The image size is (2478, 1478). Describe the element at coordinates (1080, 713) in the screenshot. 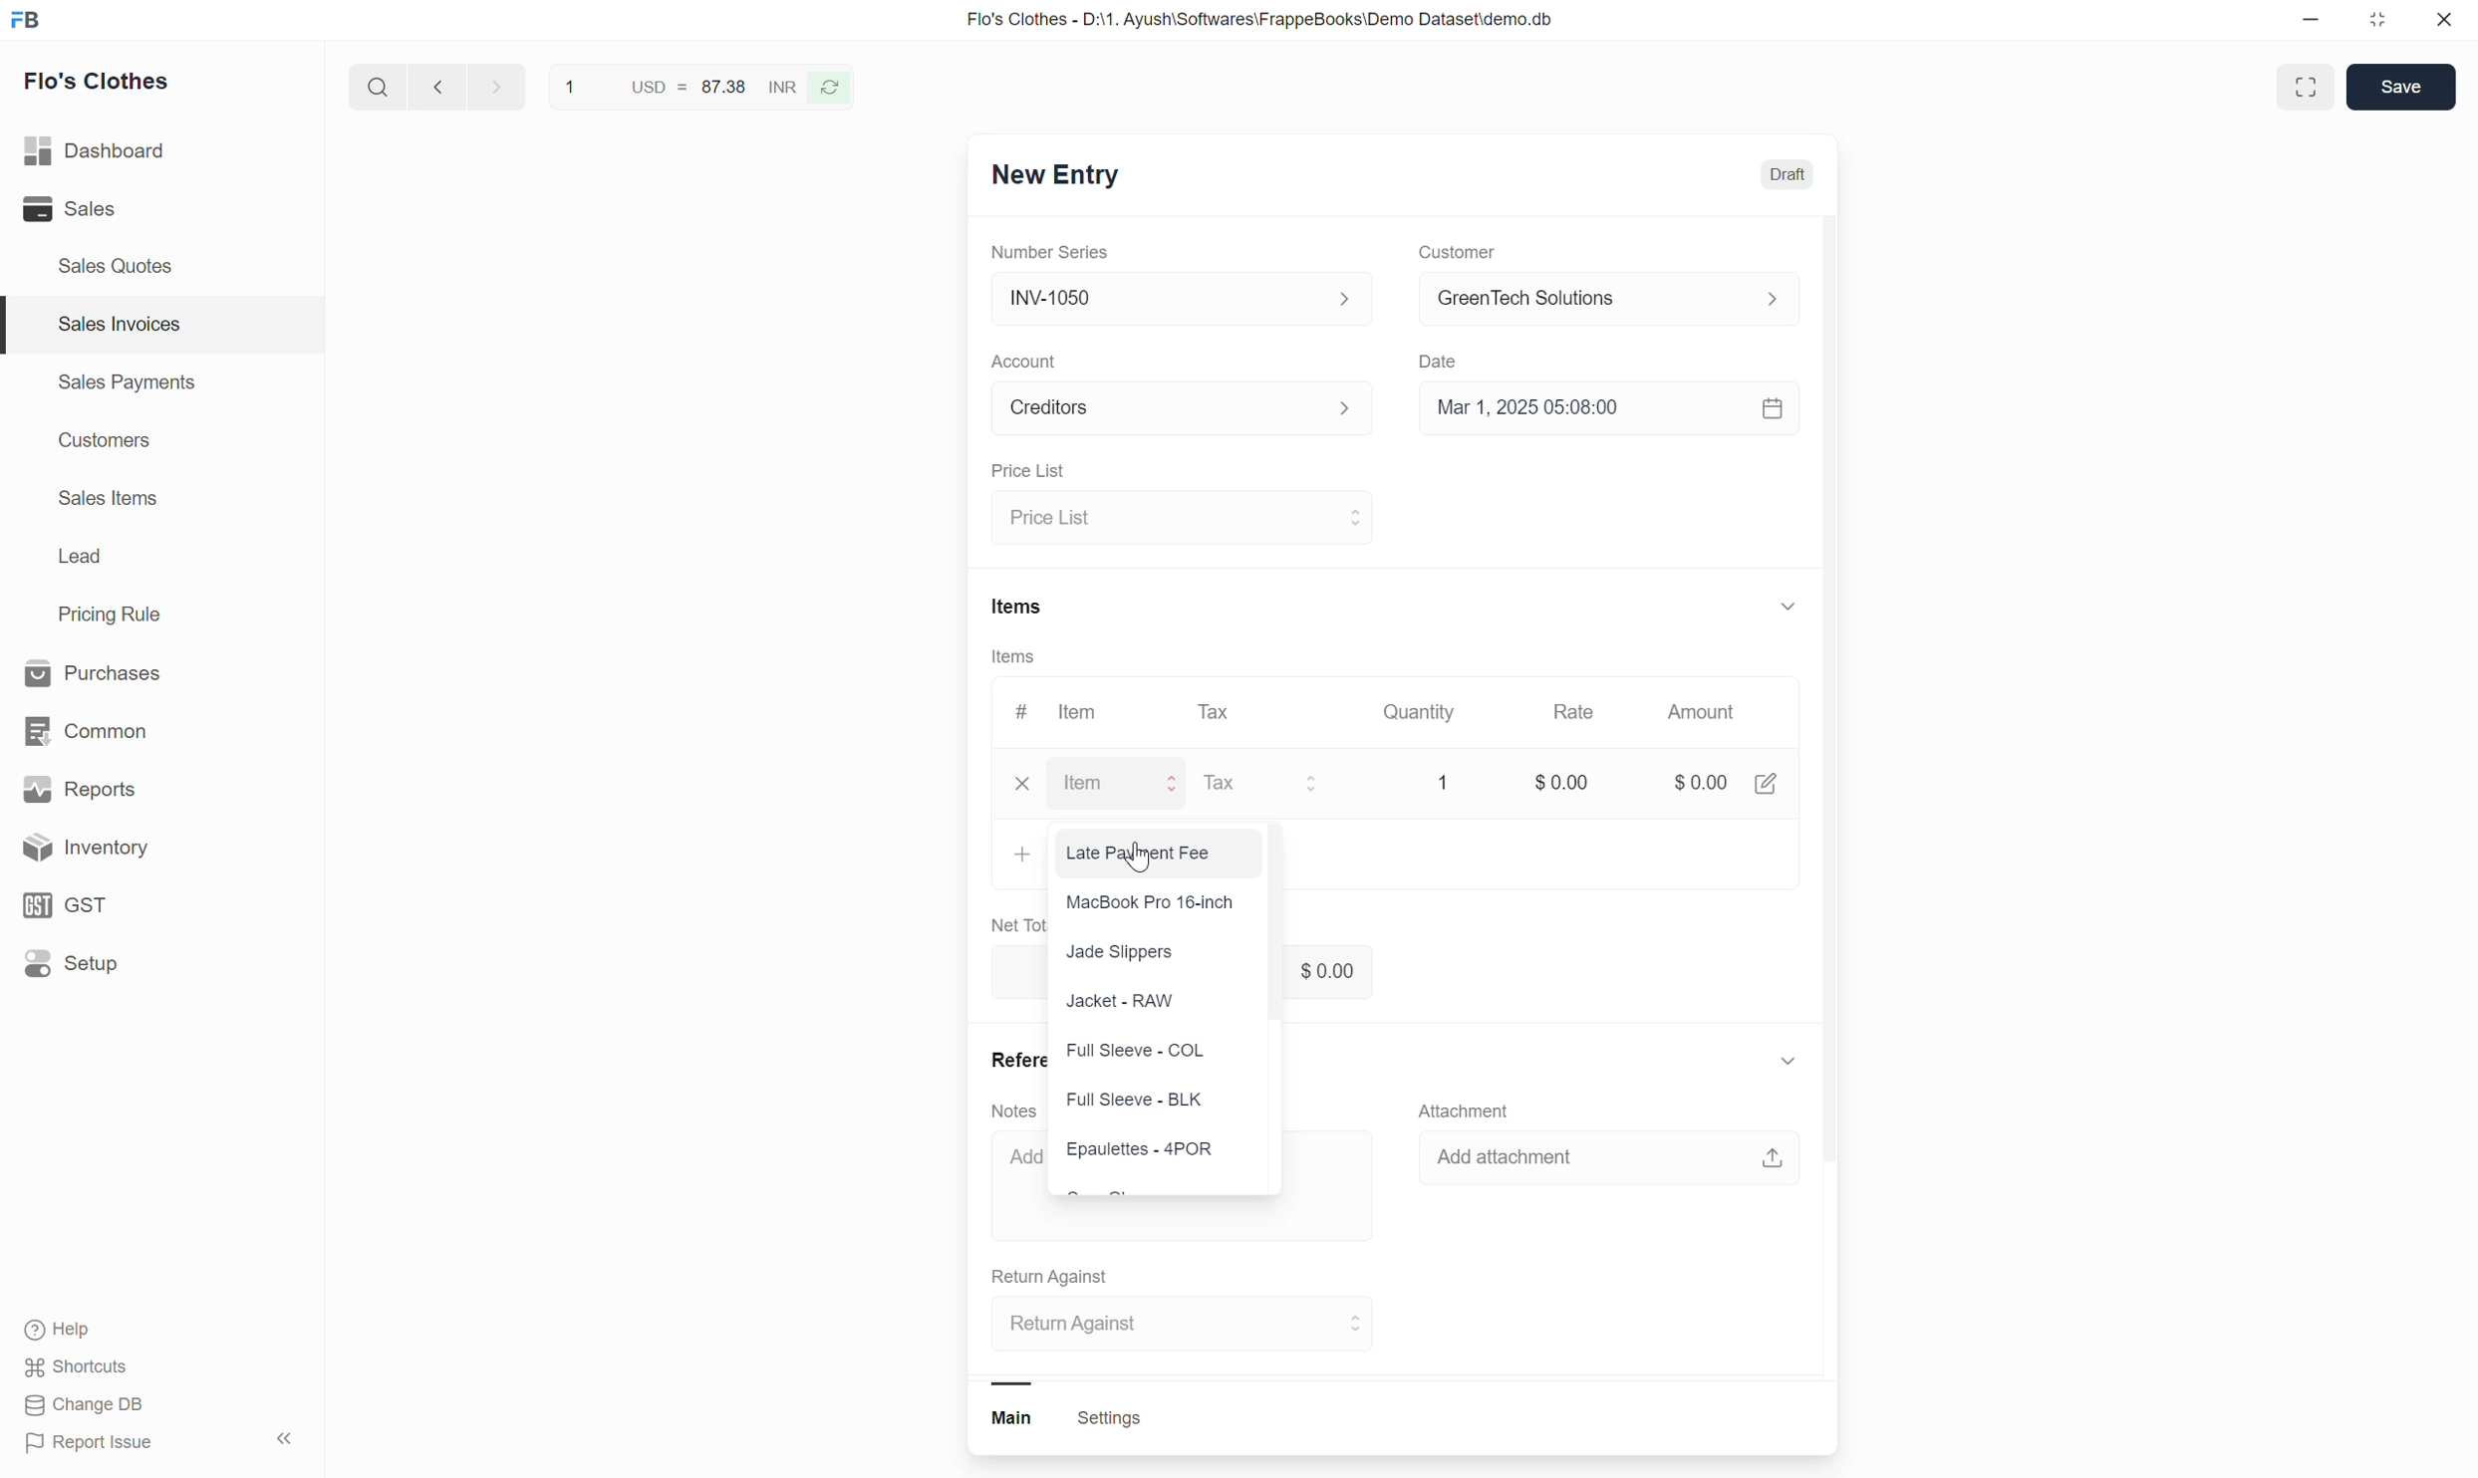

I see `Item` at that location.